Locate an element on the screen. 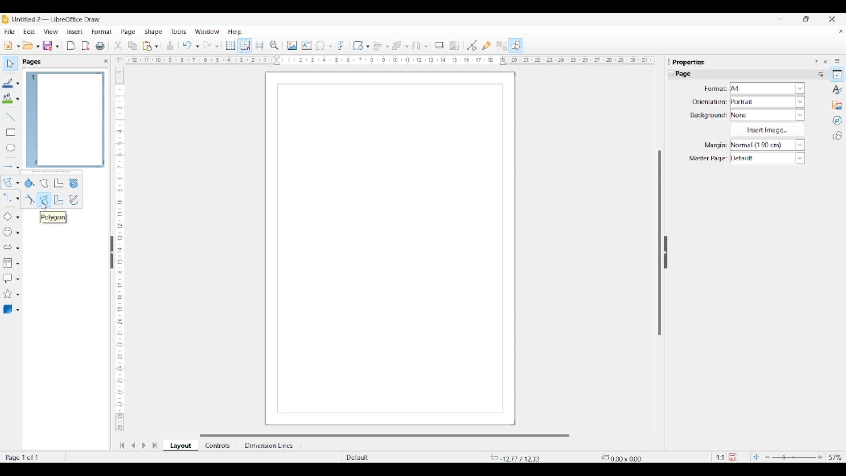  Insert is located at coordinates (75, 32).